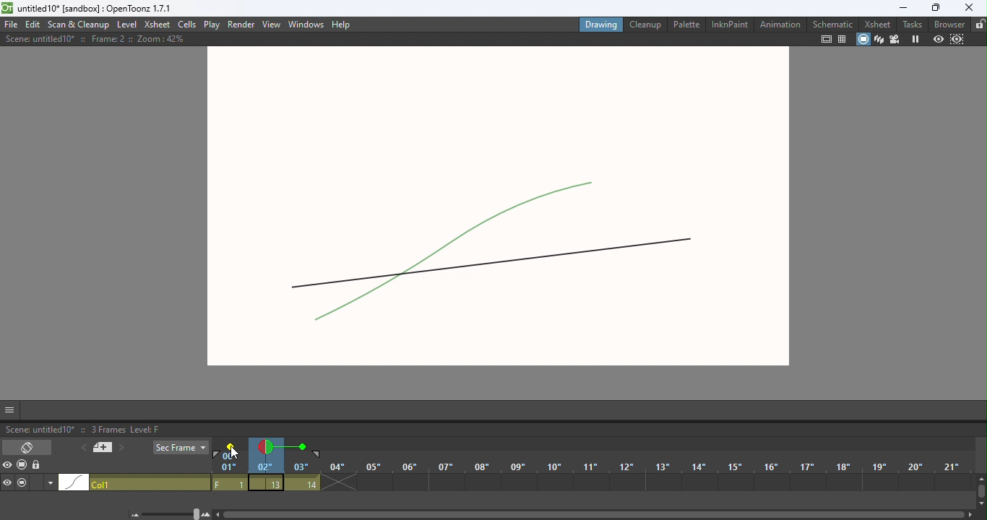 Image resolution: width=987 pixels, height=520 pixels. I want to click on lock toggle, so click(38, 467).